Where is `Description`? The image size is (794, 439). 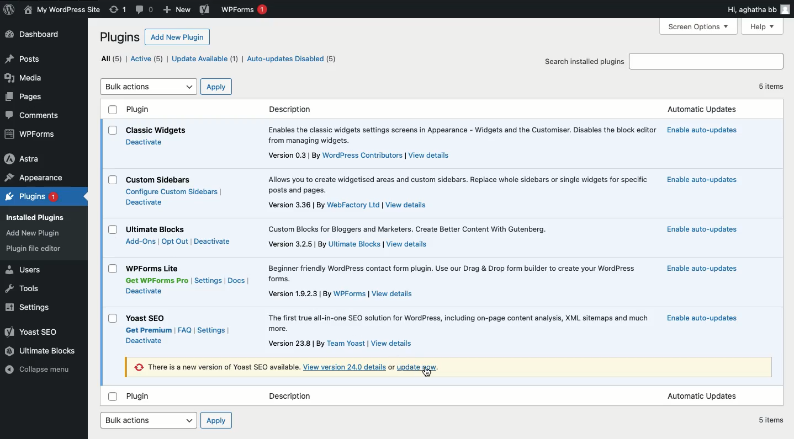 Description is located at coordinates (341, 294).